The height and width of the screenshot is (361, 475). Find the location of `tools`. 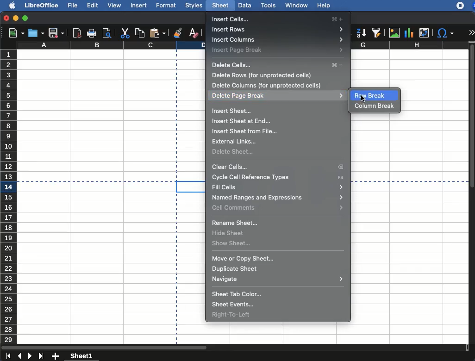

tools is located at coordinates (269, 6).